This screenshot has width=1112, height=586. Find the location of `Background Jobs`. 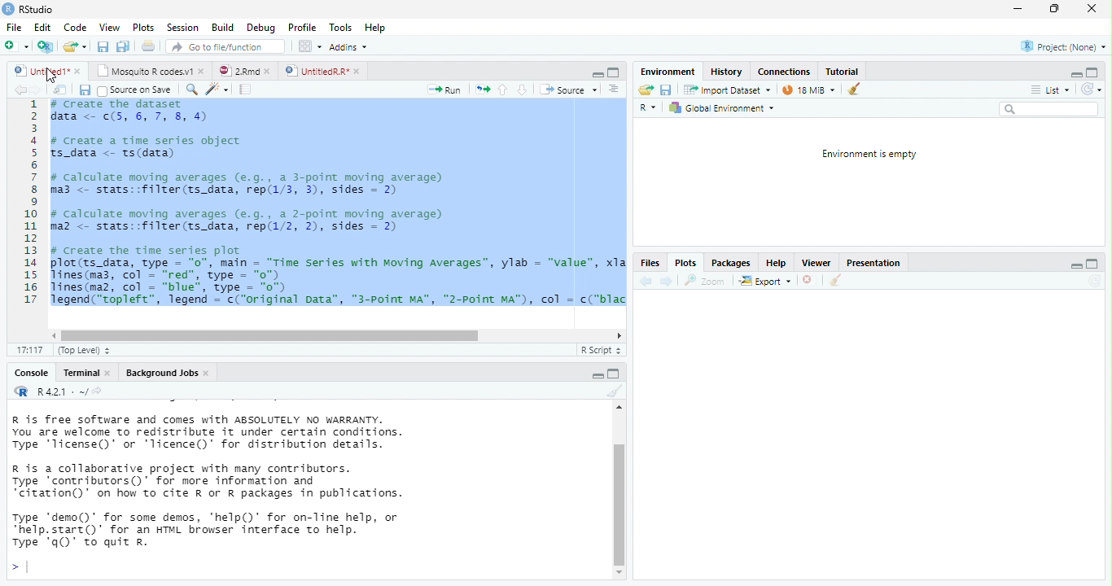

Background Jobs is located at coordinates (160, 373).